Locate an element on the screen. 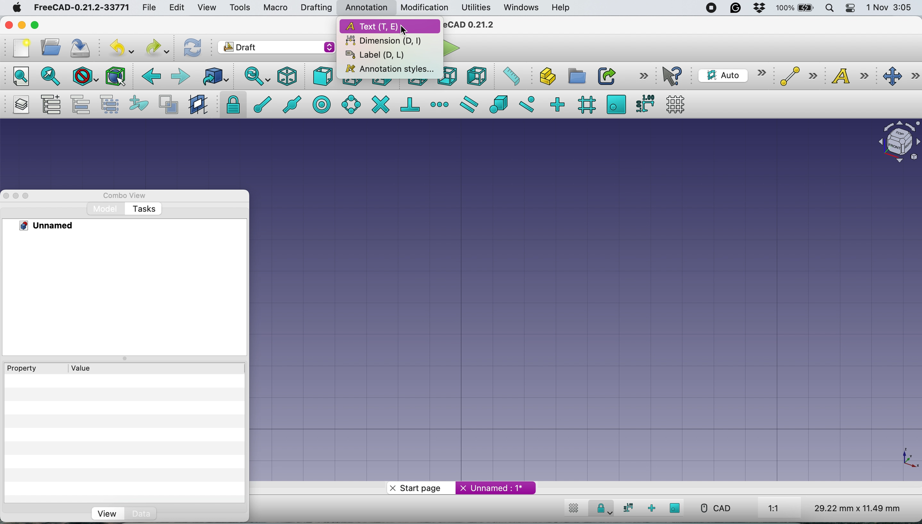 Image resolution: width=922 pixels, height=524 pixels. maximise is located at coordinates (28, 195).